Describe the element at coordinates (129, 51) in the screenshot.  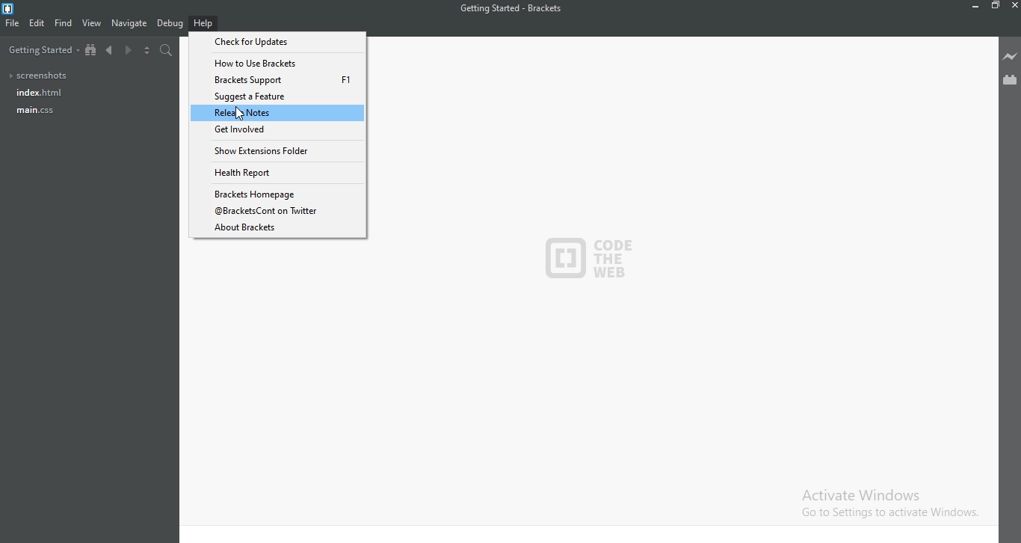
I see `Next document` at that location.